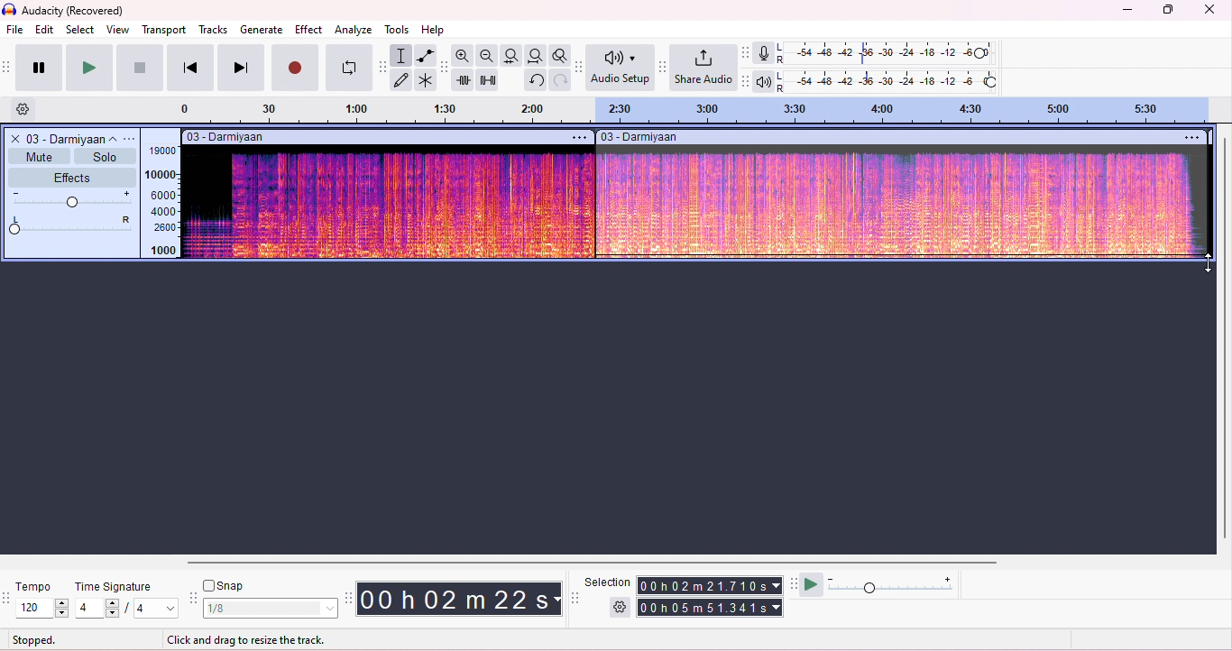 The width and height of the screenshot is (1232, 651). I want to click on tempo toll bar, so click(8, 596).